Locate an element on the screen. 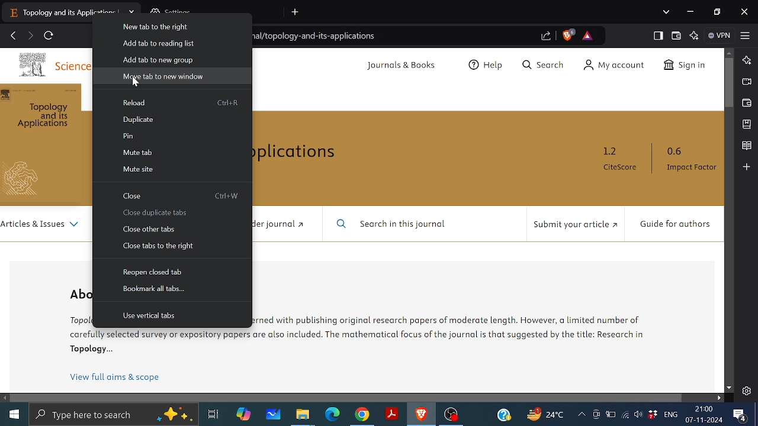 The height and width of the screenshot is (426, 758). Articles & Issues is located at coordinates (42, 225).